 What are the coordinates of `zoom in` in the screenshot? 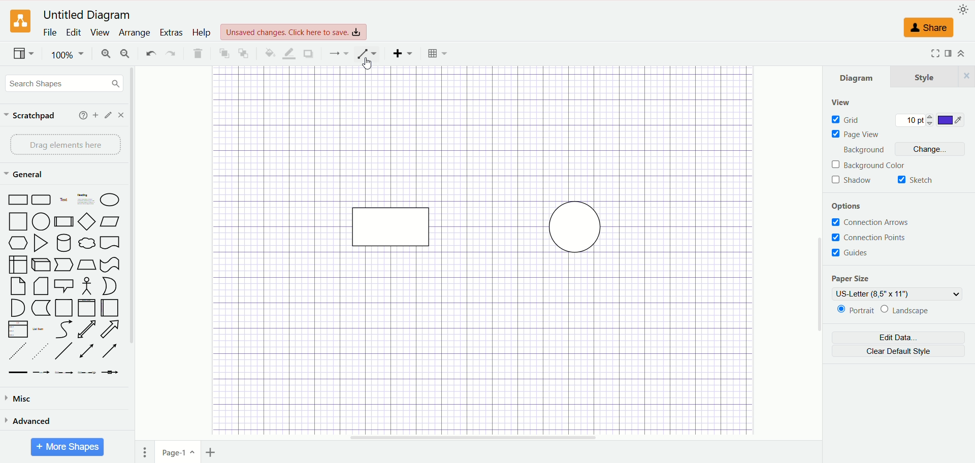 It's located at (106, 54).